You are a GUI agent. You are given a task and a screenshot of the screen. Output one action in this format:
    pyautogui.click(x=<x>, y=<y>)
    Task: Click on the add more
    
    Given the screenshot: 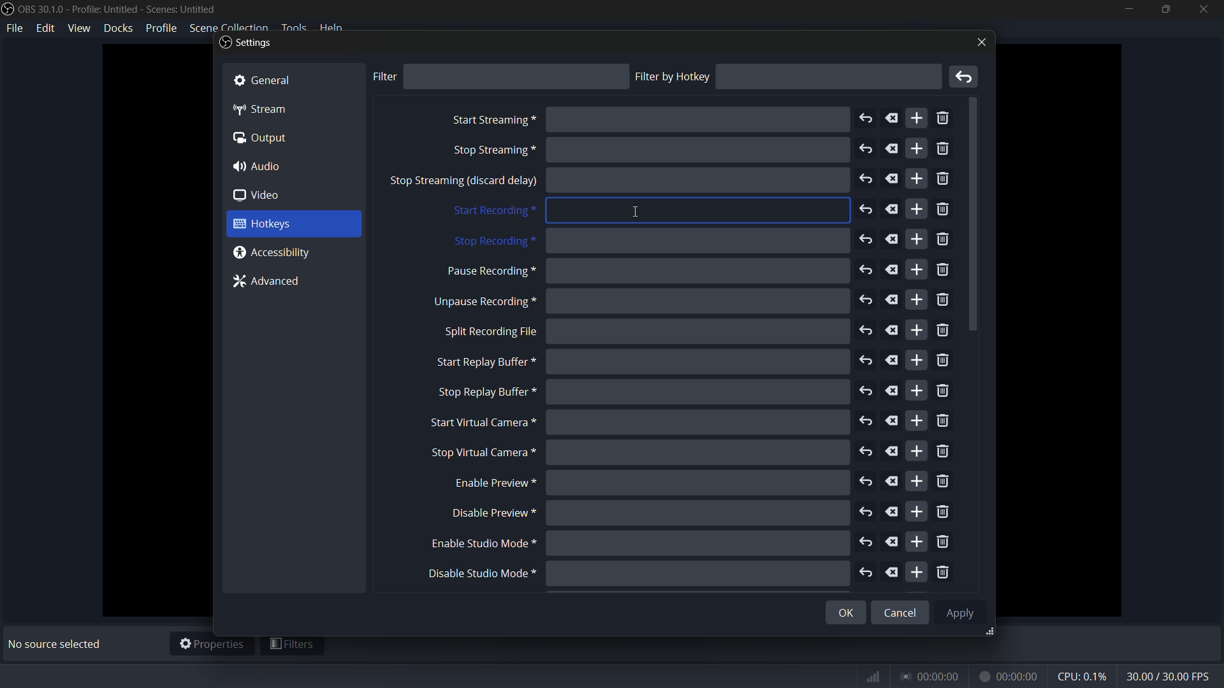 What is the action you would take?
    pyautogui.click(x=917, y=329)
    